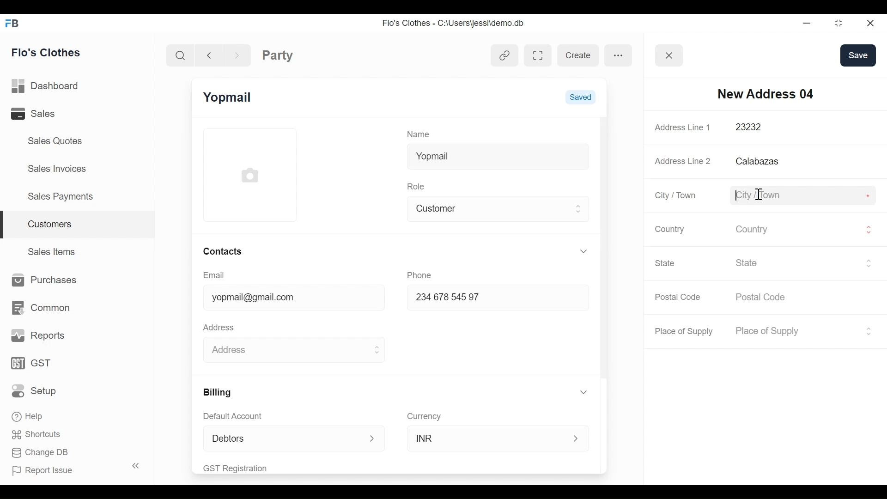 The image size is (887, 499). Describe the element at coordinates (869, 195) in the screenshot. I see `Asterisk ` at that location.